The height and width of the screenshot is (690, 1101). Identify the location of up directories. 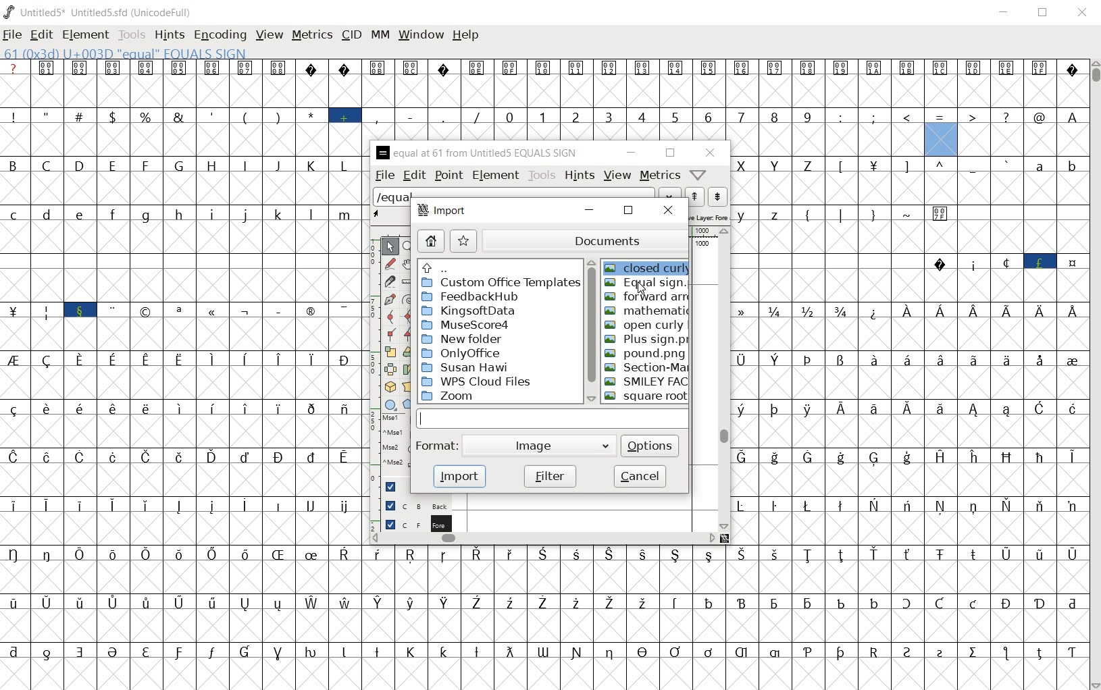
(500, 266).